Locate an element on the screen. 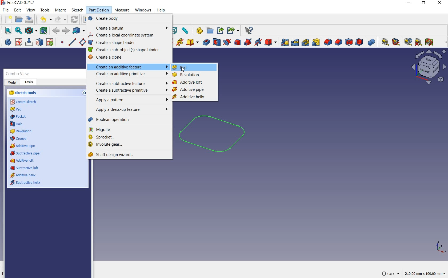  draft is located at coordinates (349, 42).